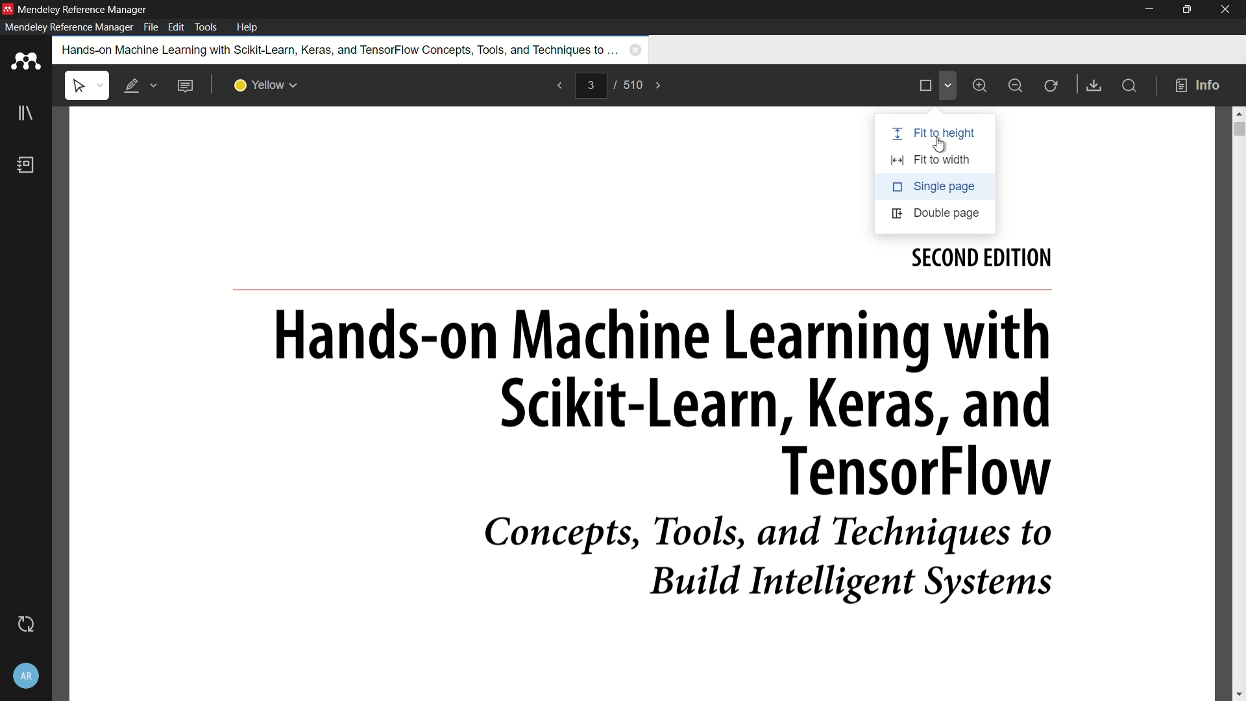 The image size is (1246, 701). What do you see at coordinates (1227, 10) in the screenshot?
I see `close app` at bounding box center [1227, 10].